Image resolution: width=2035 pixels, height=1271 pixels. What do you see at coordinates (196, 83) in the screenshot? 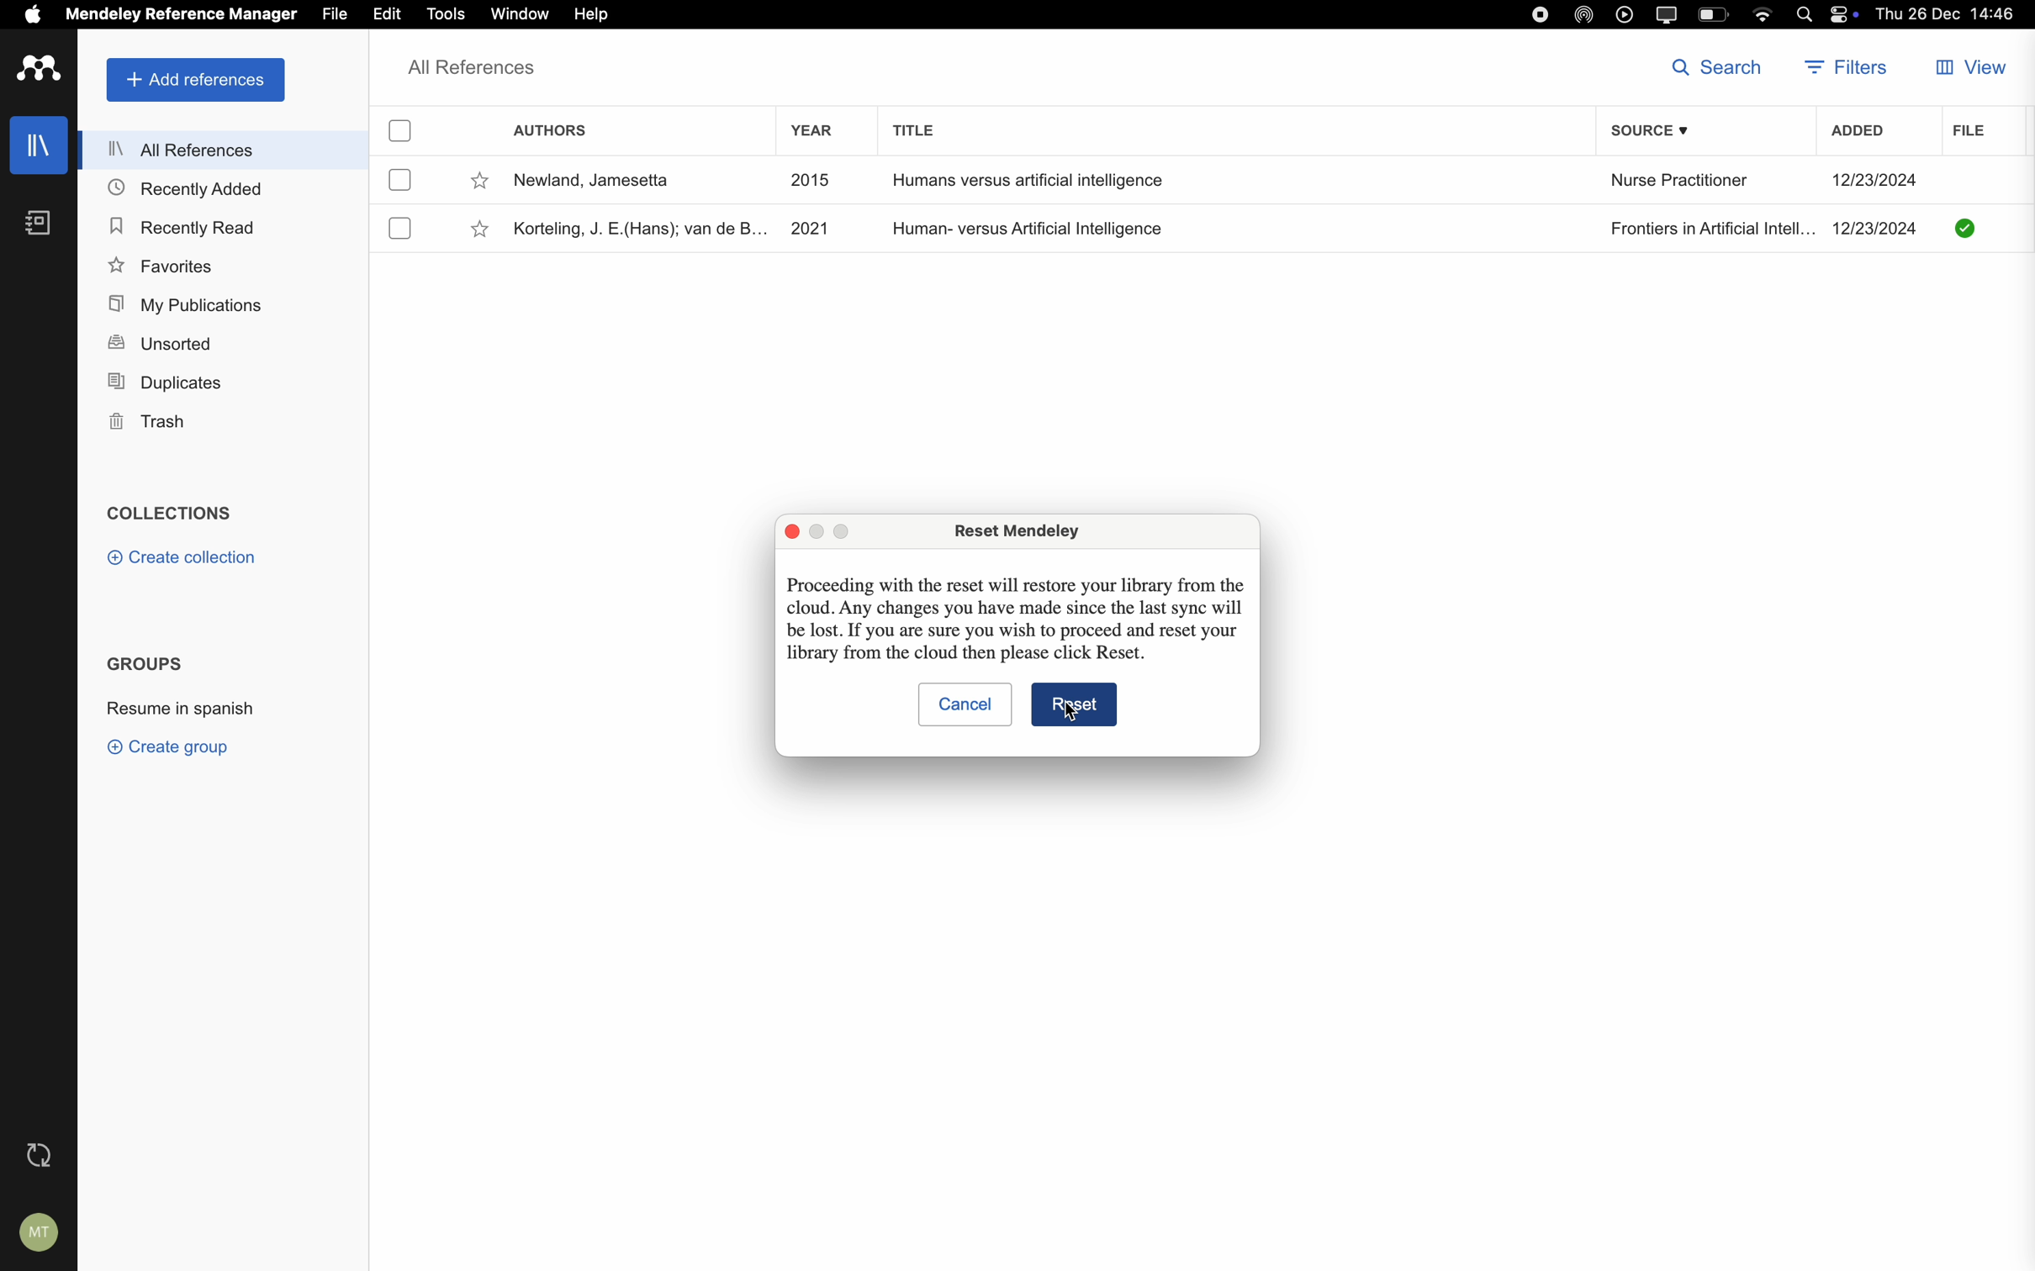
I see `add references` at bounding box center [196, 83].